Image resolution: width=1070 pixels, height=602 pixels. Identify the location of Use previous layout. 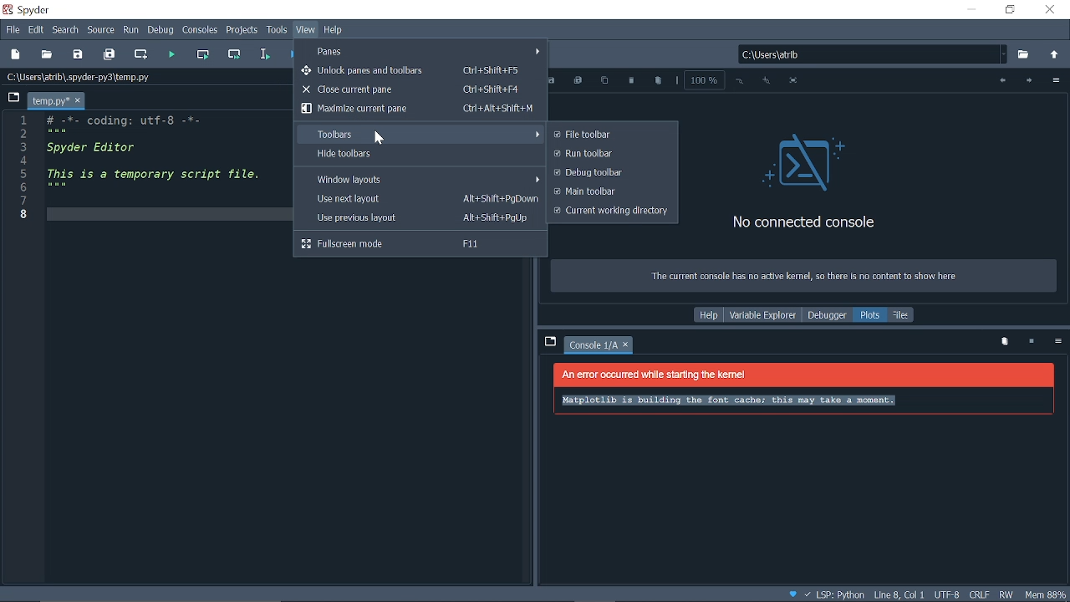
(418, 218).